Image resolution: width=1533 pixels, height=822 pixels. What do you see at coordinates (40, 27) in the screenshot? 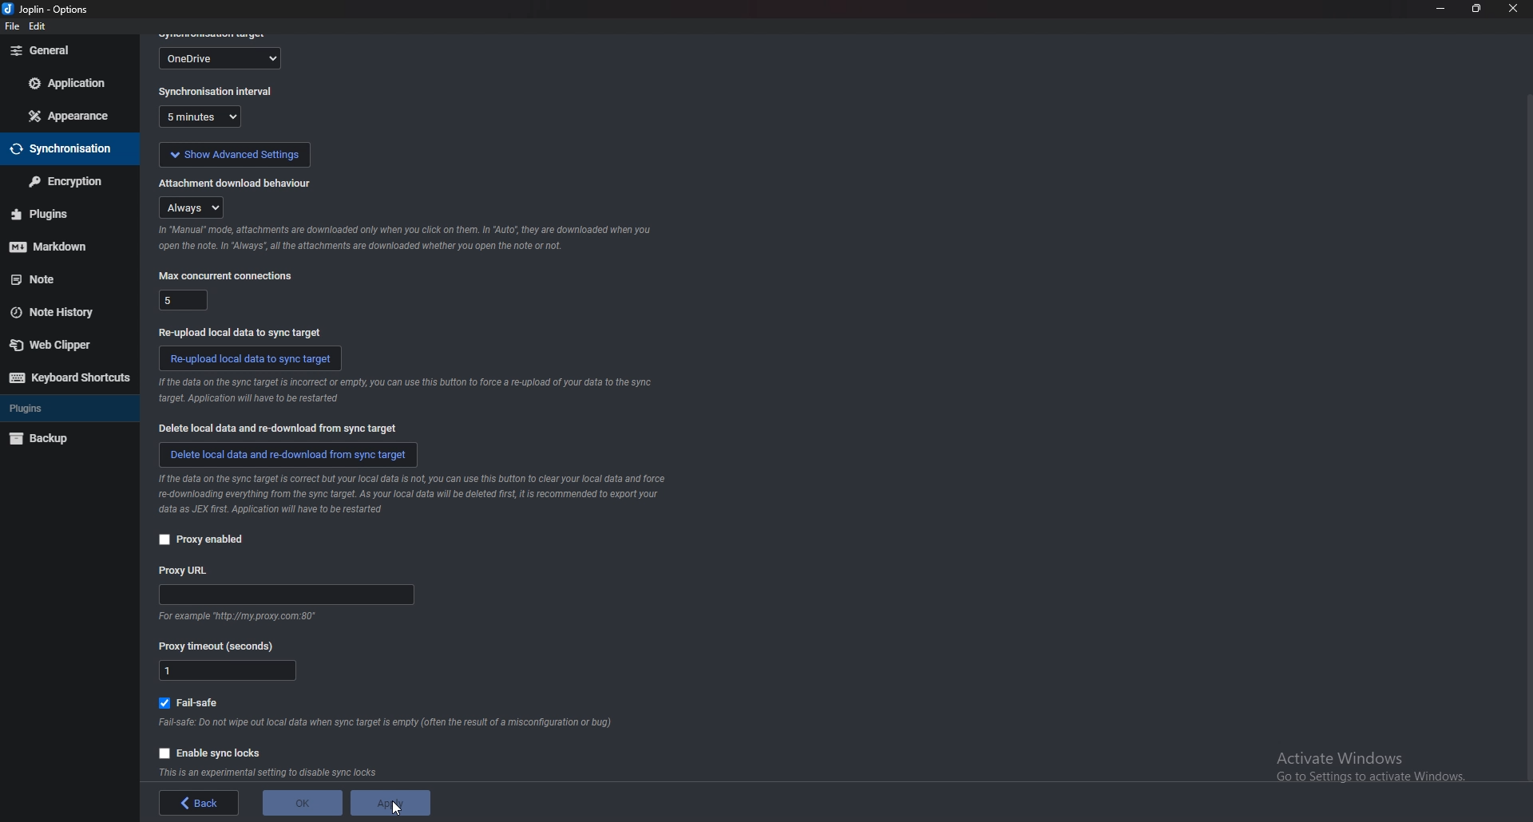
I see `edit` at bounding box center [40, 27].